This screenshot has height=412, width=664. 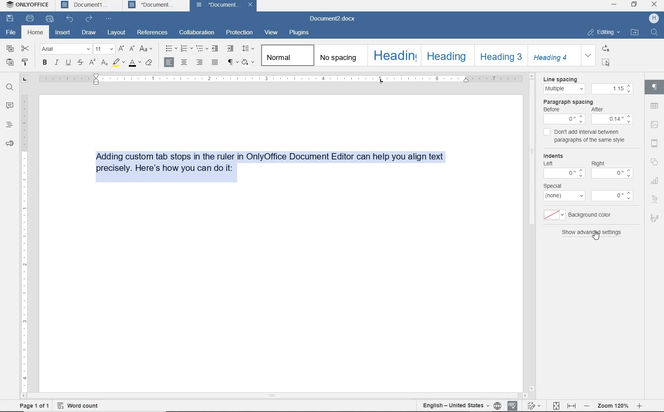 I want to click on fit to page, so click(x=556, y=405).